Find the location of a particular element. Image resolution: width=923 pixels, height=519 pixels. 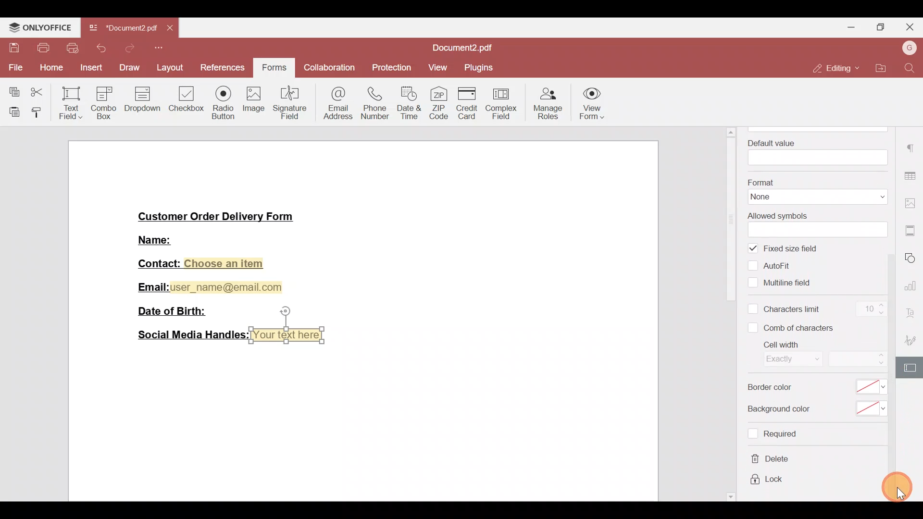

File is located at coordinates (15, 67).